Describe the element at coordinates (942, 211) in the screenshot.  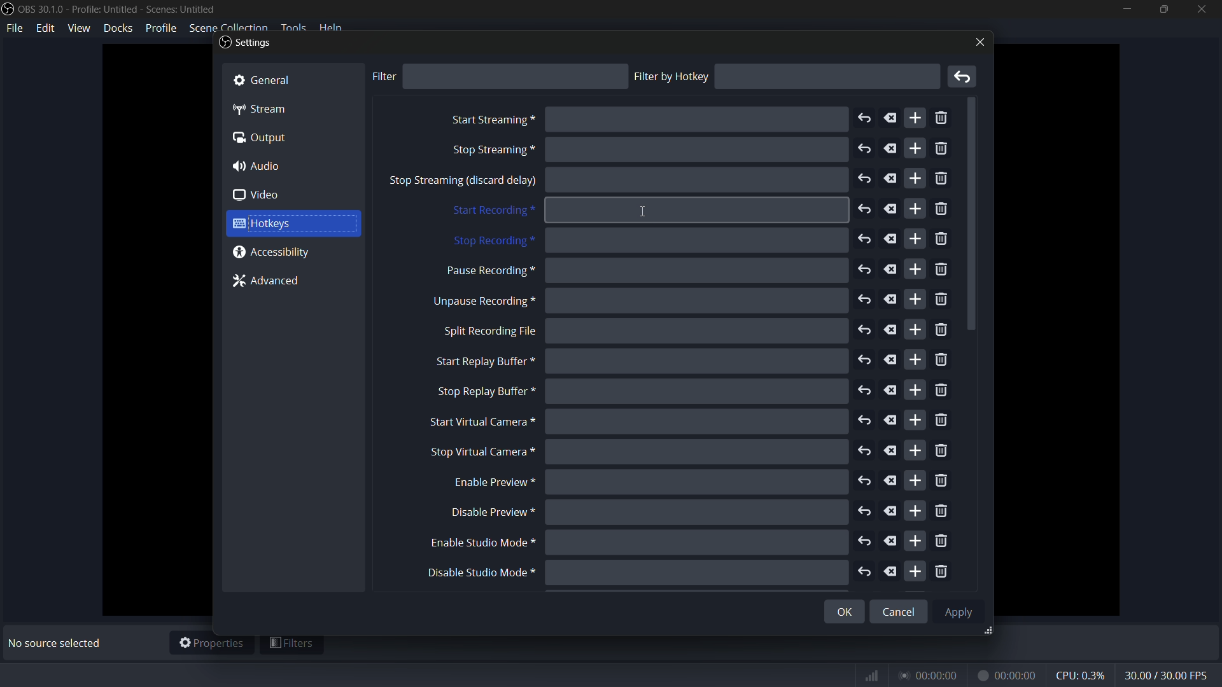
I see `remove` at that location.